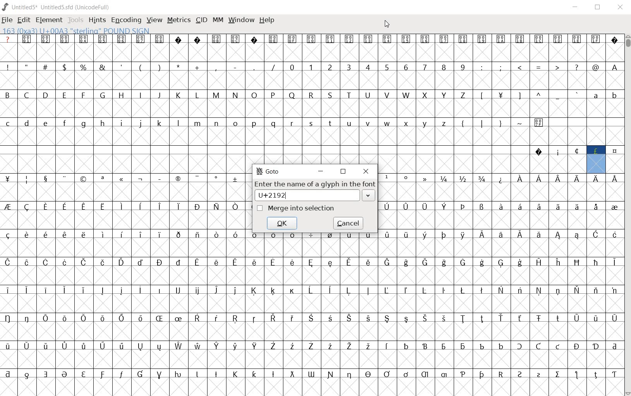 The height and width of the screenshot is (396, 631). Describe the element at coordinates (24, 21) in the screenshot. I see `EDIT` at that location.